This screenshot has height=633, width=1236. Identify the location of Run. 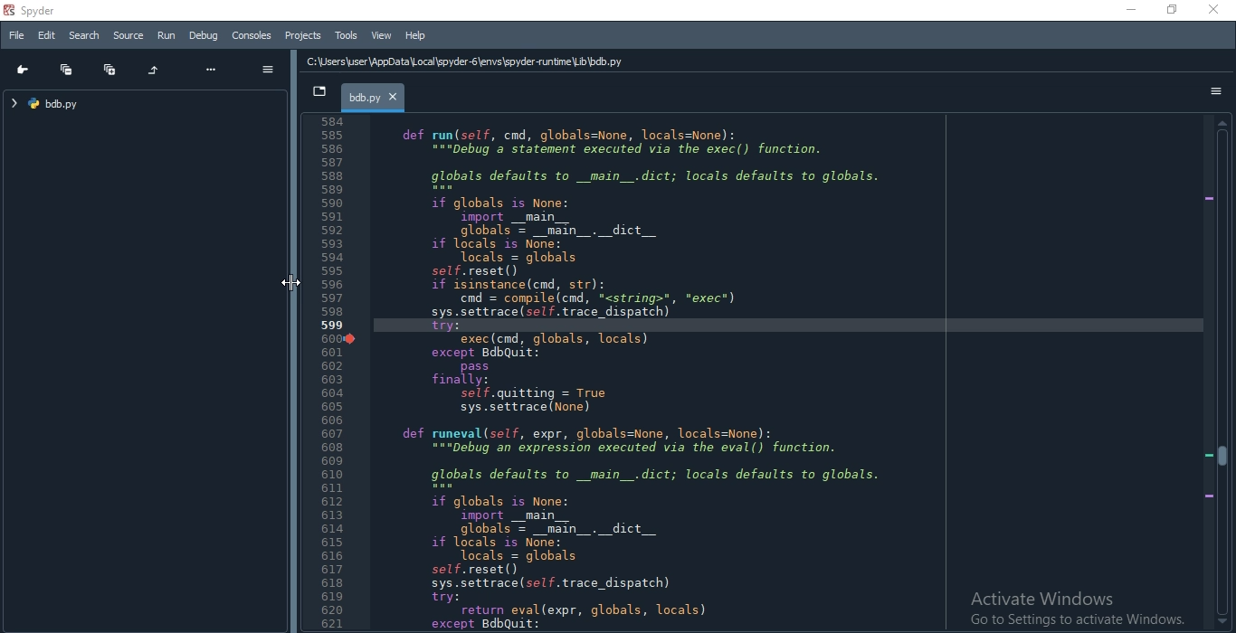
(166, 34).